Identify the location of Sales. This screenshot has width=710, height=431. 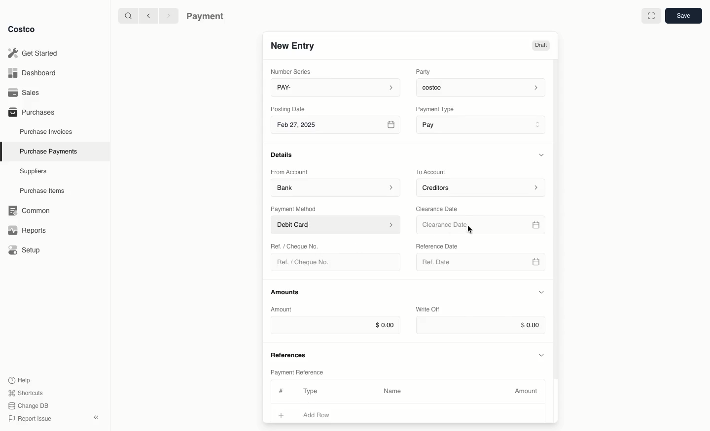
(27, 92).